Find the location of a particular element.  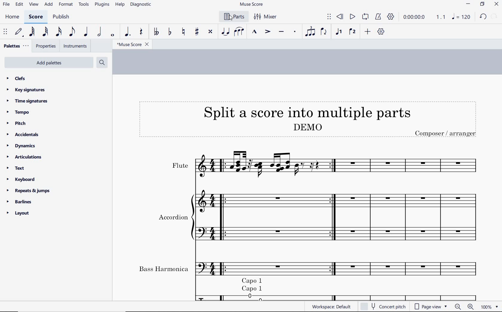

toggle double-sharp is located at coordinates (210, 32).